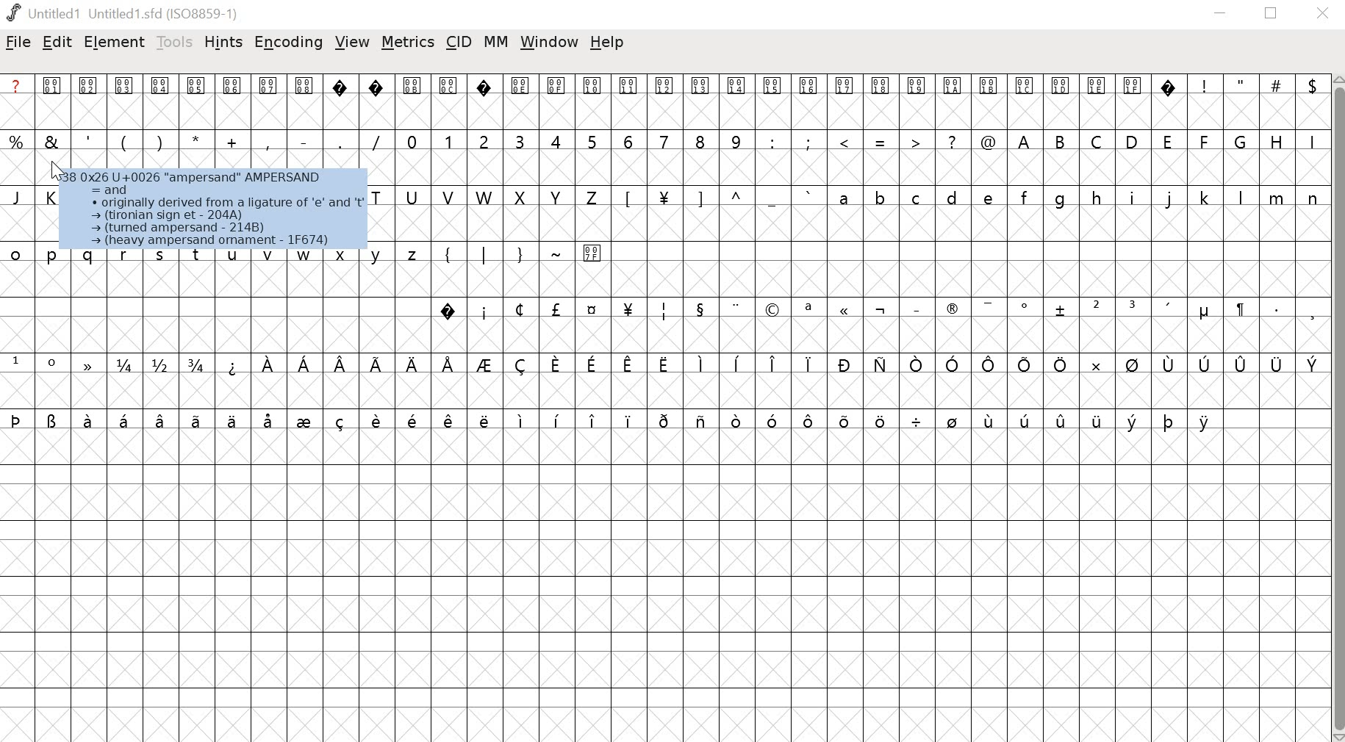 Image resolution: width=1345 pixels, height=742 pixels. What do you see at coordinates (450, 363) in the screenshot?
I see `symbol` at bounding box center [450, 363].